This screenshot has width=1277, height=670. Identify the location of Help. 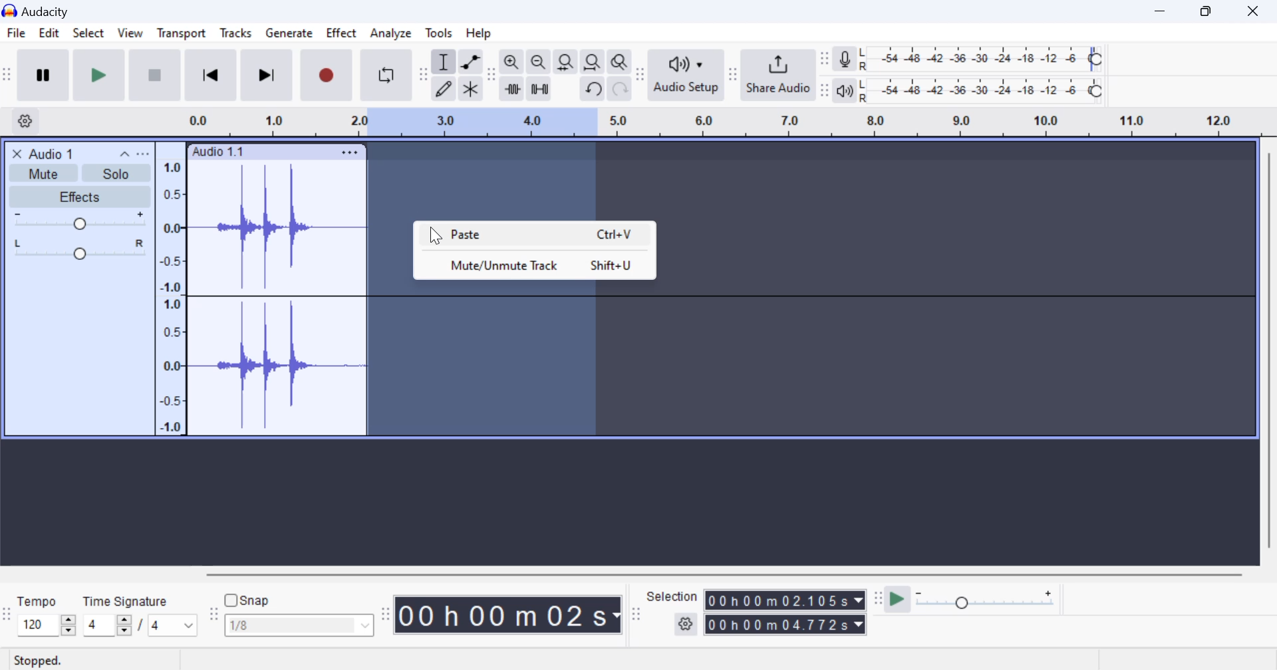
(482, 33).